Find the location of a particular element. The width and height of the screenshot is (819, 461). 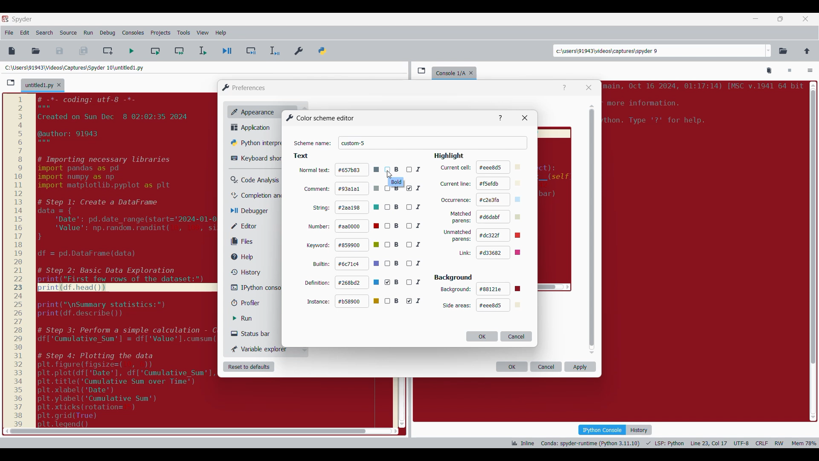

History is located at coordinates (244, 272).